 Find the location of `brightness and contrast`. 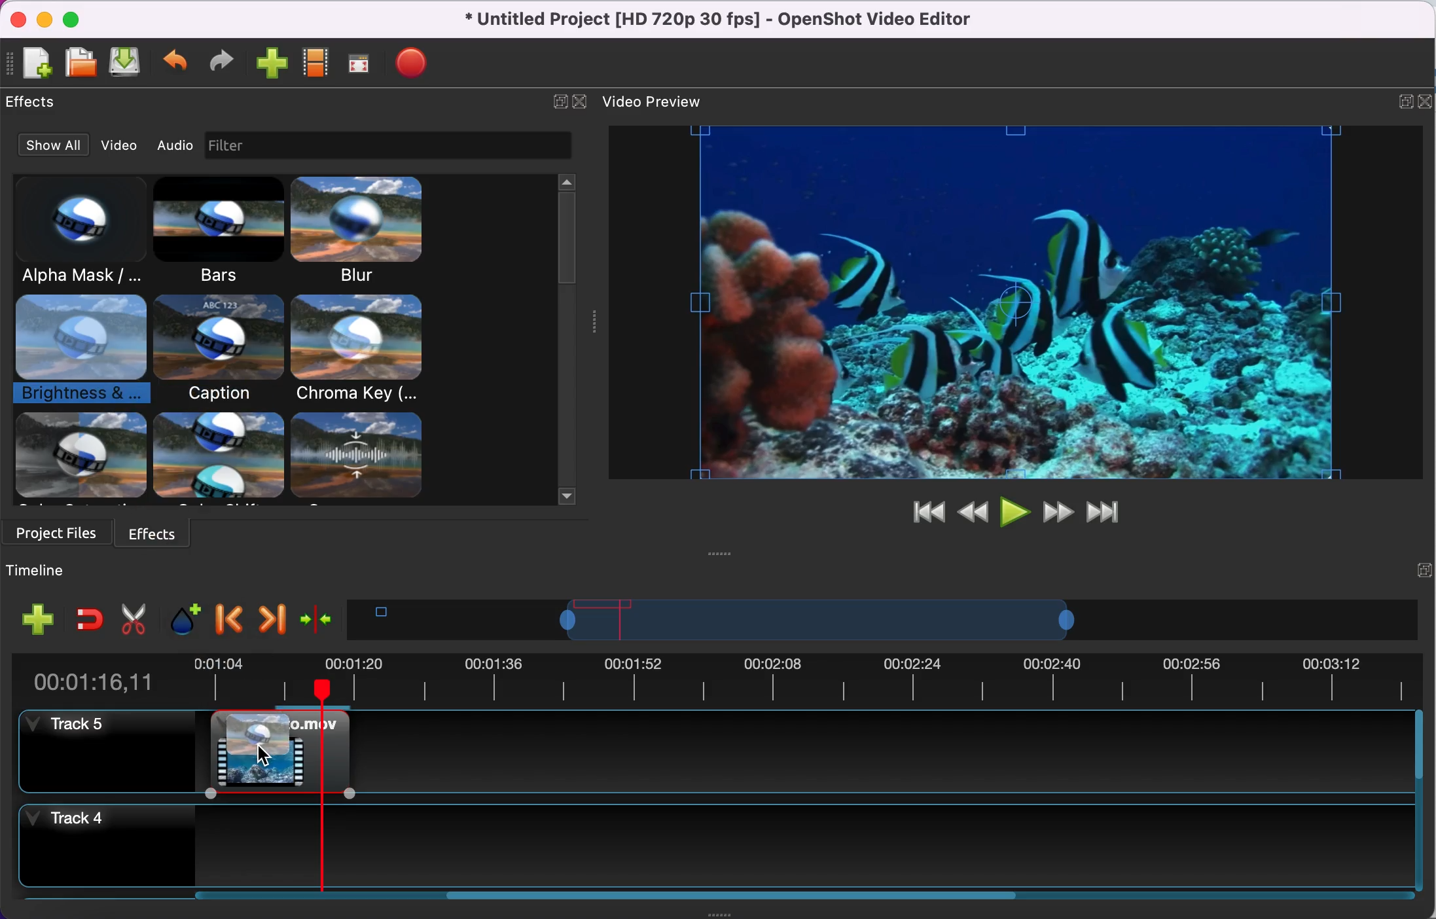

brightness and contrast is located at coordinates (82, 352).